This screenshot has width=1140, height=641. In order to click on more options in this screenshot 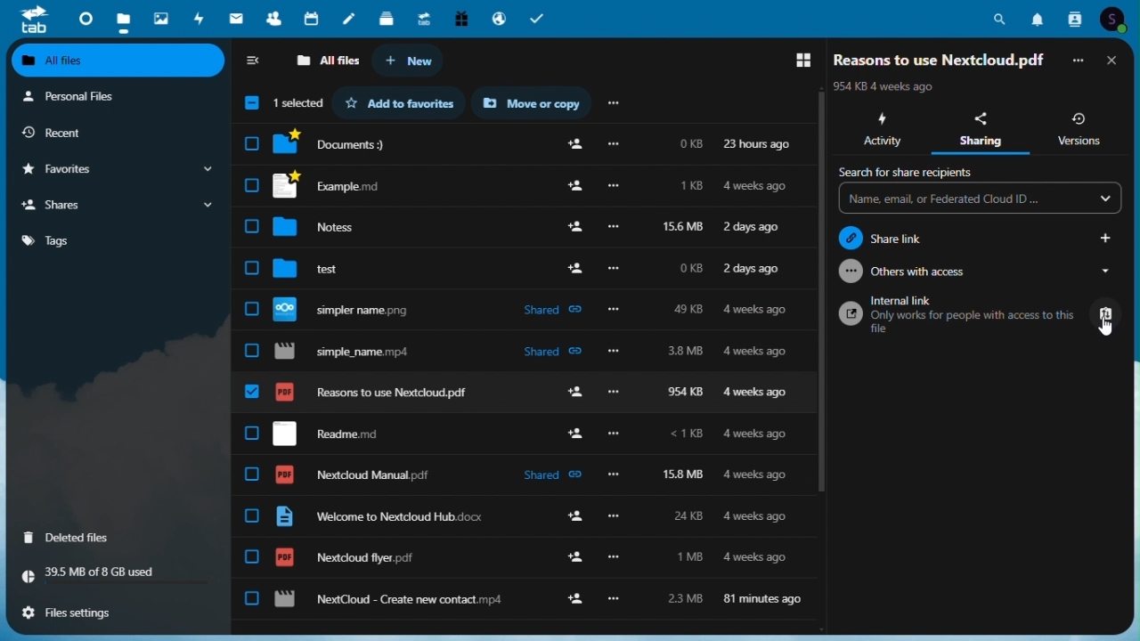, I will do `click(614, 516)`.